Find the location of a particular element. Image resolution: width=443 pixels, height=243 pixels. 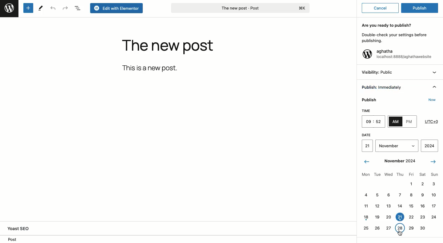

12 is located at coordinates (377, 206).